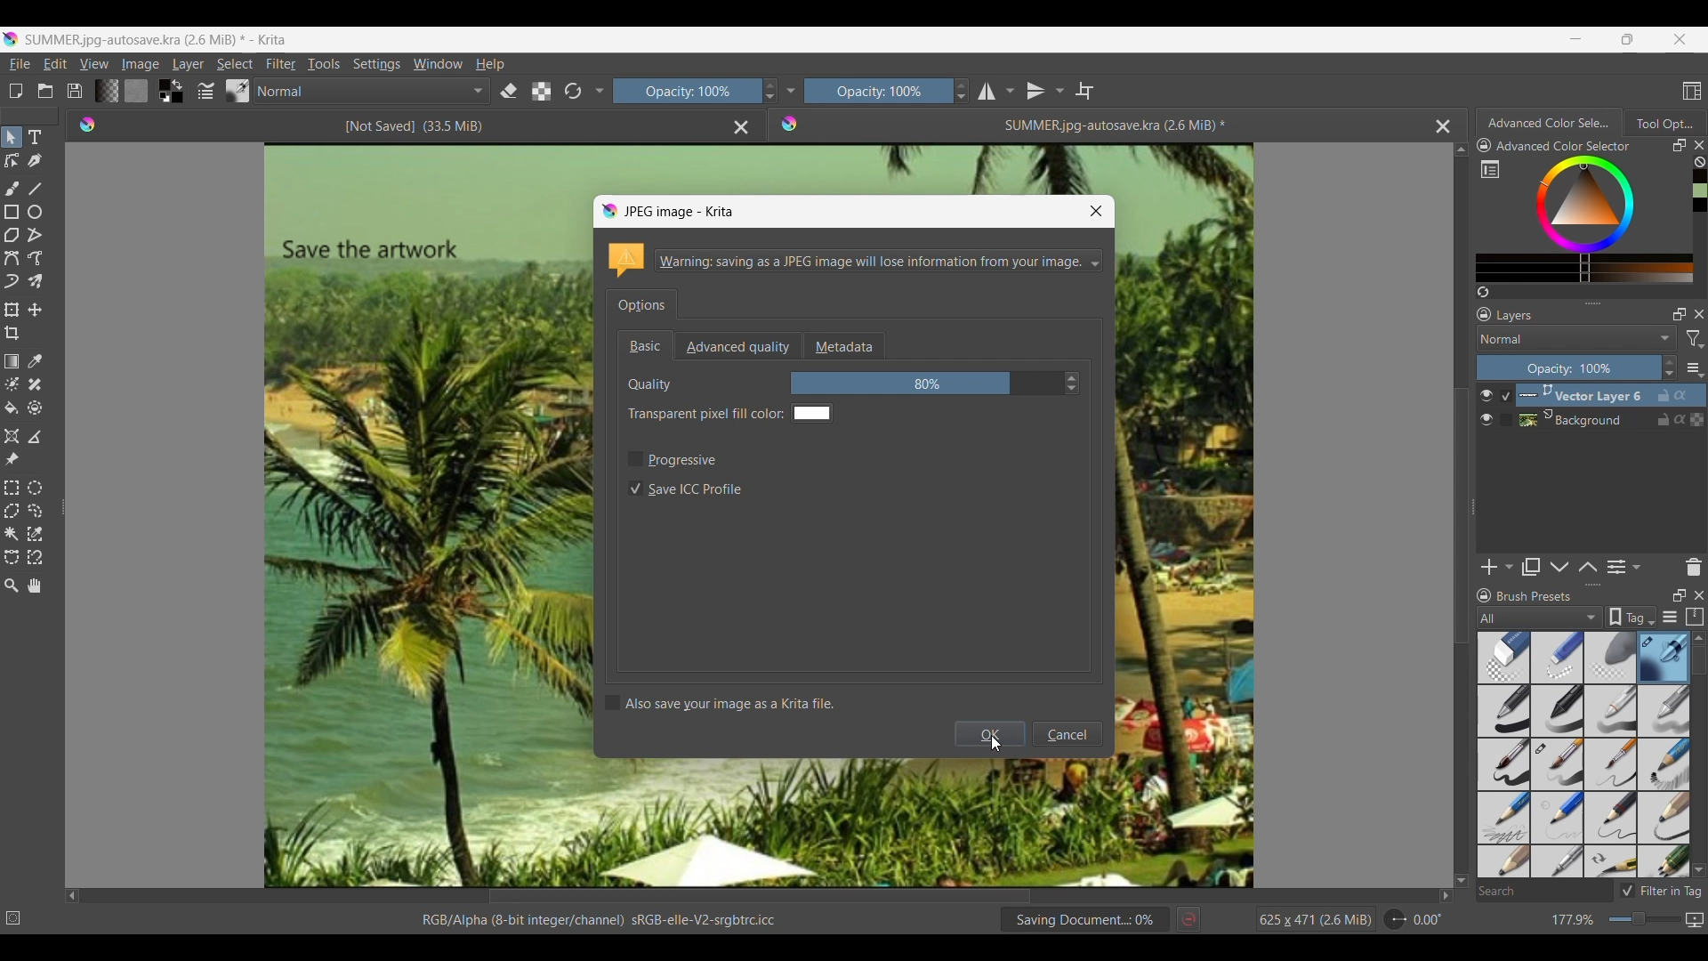 Image resolution: width=1708 pixels, height=961 pixels. Describe the element at coordinates (489, 65) in the screenshot. I see `Help` at that location.